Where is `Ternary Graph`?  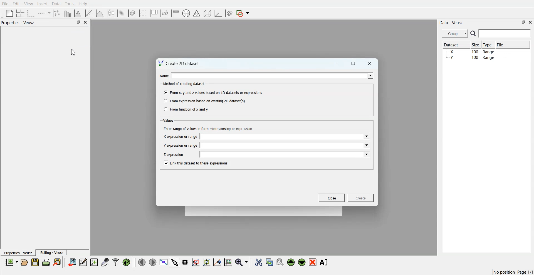
Ternary Graph is located at coordinates (197, 13).